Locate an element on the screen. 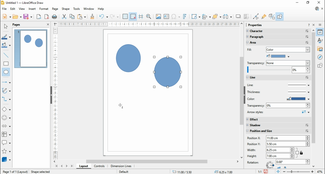  copy is located at coordinates (72, 16).